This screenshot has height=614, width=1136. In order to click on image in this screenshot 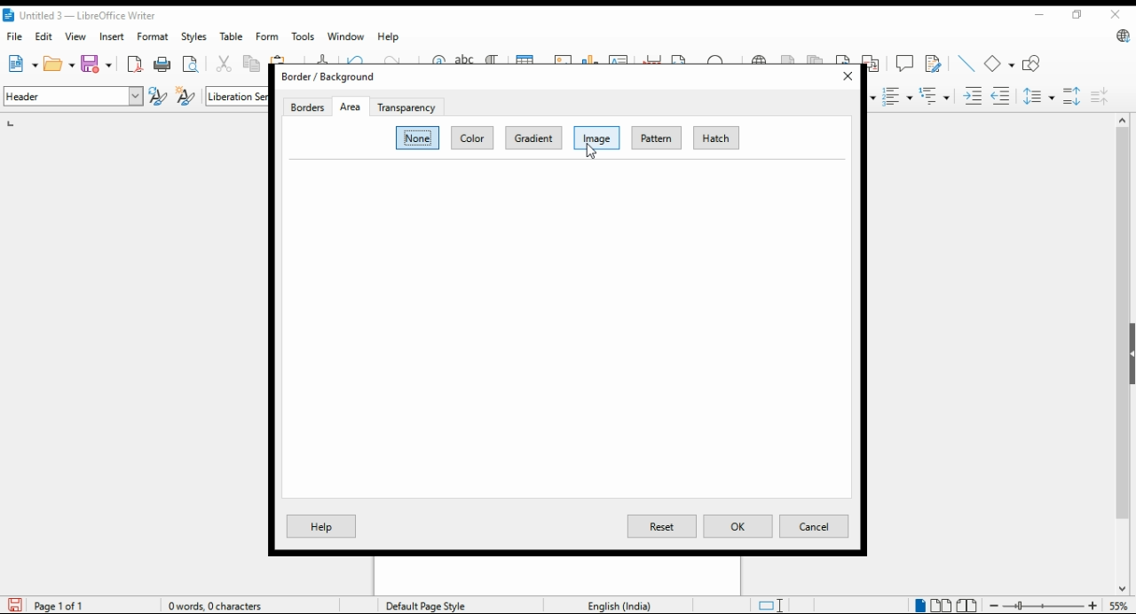, I will do `click(598, 138)`.